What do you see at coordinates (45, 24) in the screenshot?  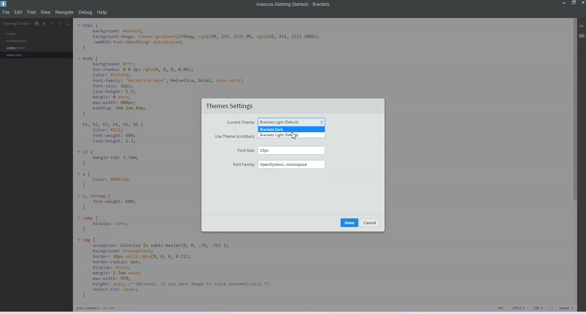 I see `Navigate Backward` at bounding box center [45, 24].